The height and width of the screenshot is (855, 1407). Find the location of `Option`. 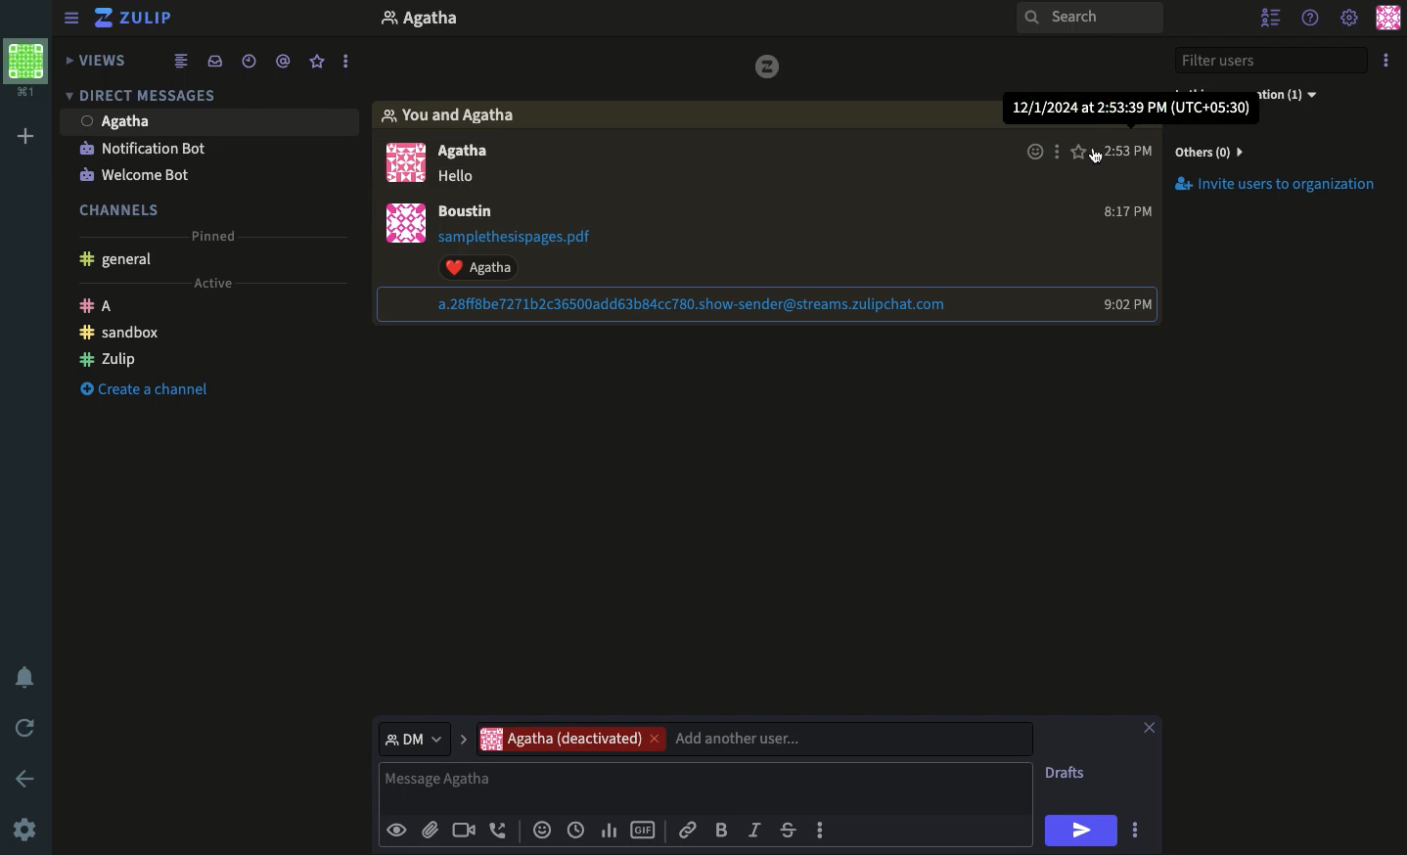

Option is located at coordinates (1386, 60).